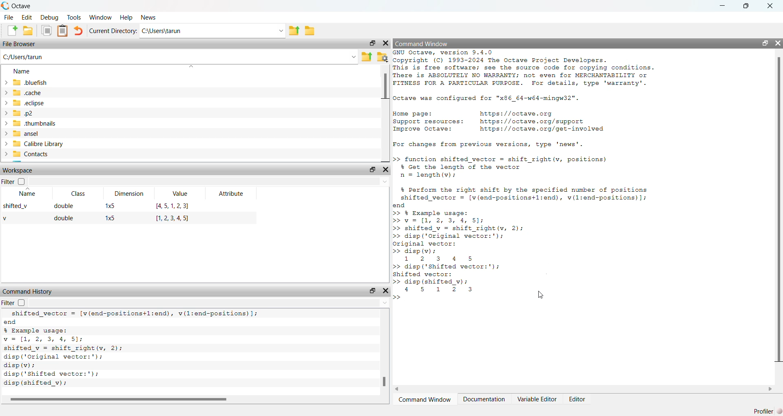  I want to click on [1,2,3,4,5], so click(175, 219).